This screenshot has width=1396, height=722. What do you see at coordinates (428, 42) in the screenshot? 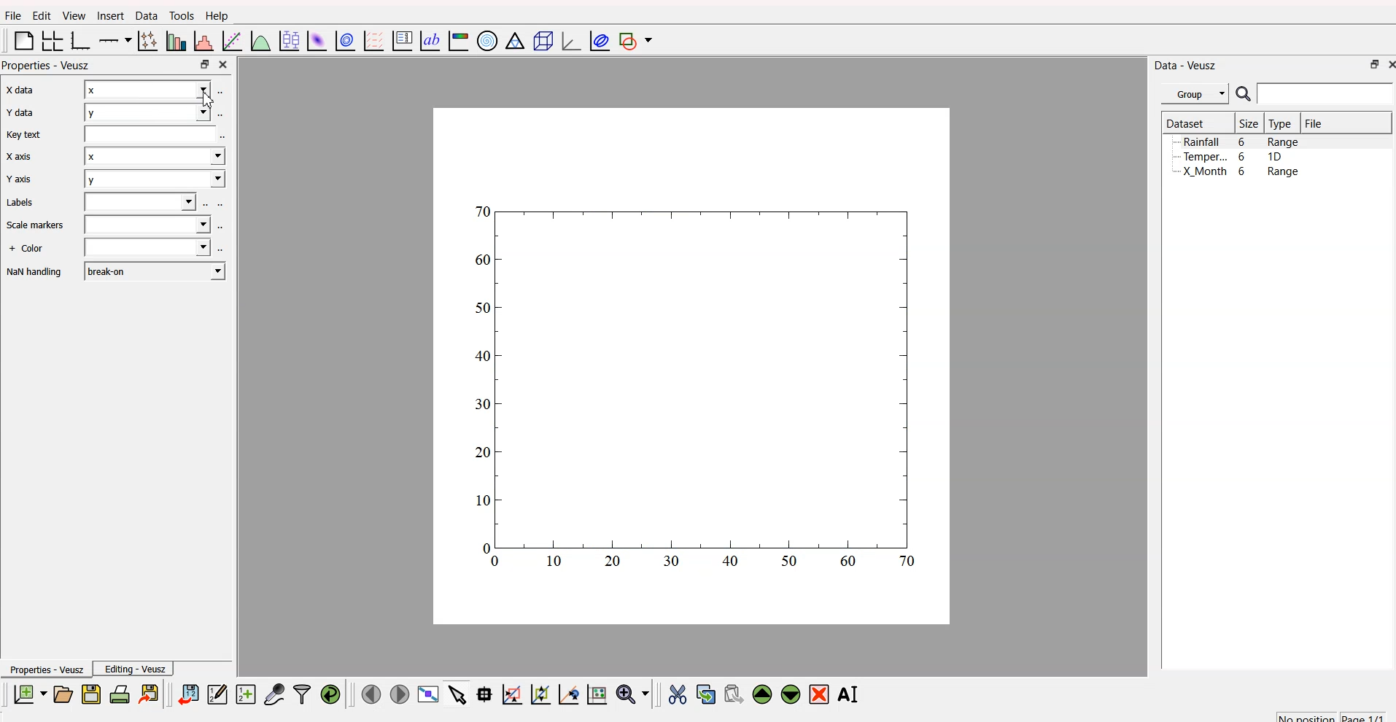
I see `text label` at bounding box center [428, 42].